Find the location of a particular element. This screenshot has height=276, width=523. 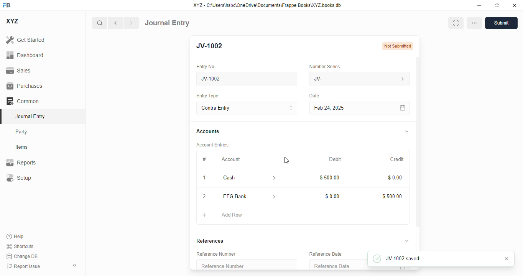

cancel is located at coordinates (507, 259).